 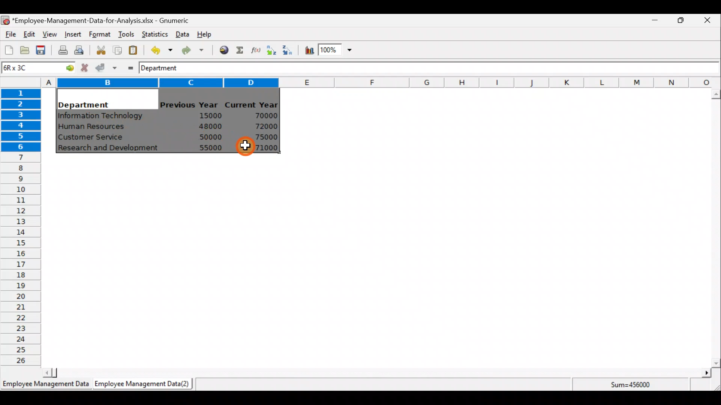 I want to click on Research and Development, so click(x=111, y=149).